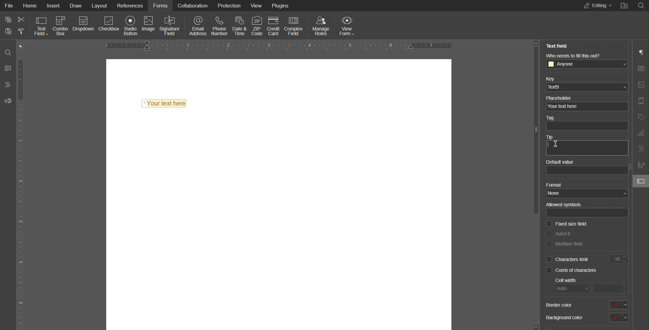 The height and width of the screenshot is (330, 649). I want to click on Image Settings, so click(640, 84).